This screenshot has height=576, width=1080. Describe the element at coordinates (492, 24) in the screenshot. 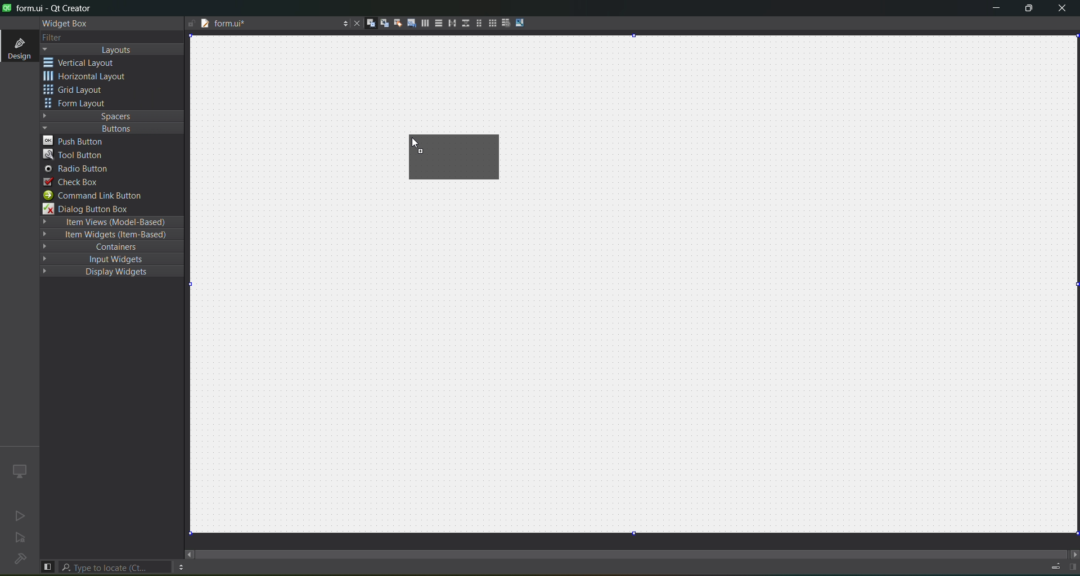

I see `layout in a grid` at that location.